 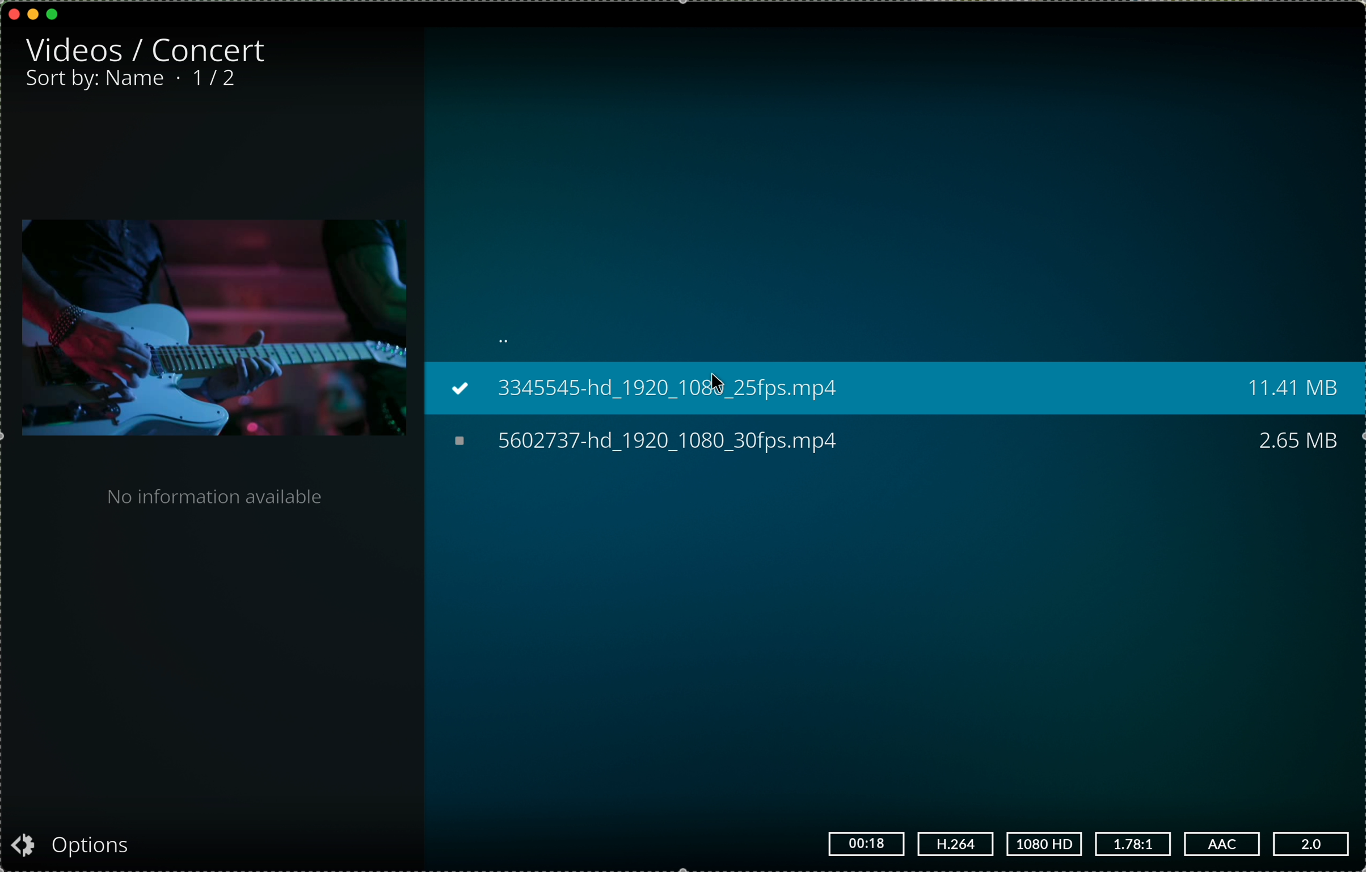 What do you see at coordinates (53, 14) in the screenshot?
I see `maximise` at bounding box center [53, 14].